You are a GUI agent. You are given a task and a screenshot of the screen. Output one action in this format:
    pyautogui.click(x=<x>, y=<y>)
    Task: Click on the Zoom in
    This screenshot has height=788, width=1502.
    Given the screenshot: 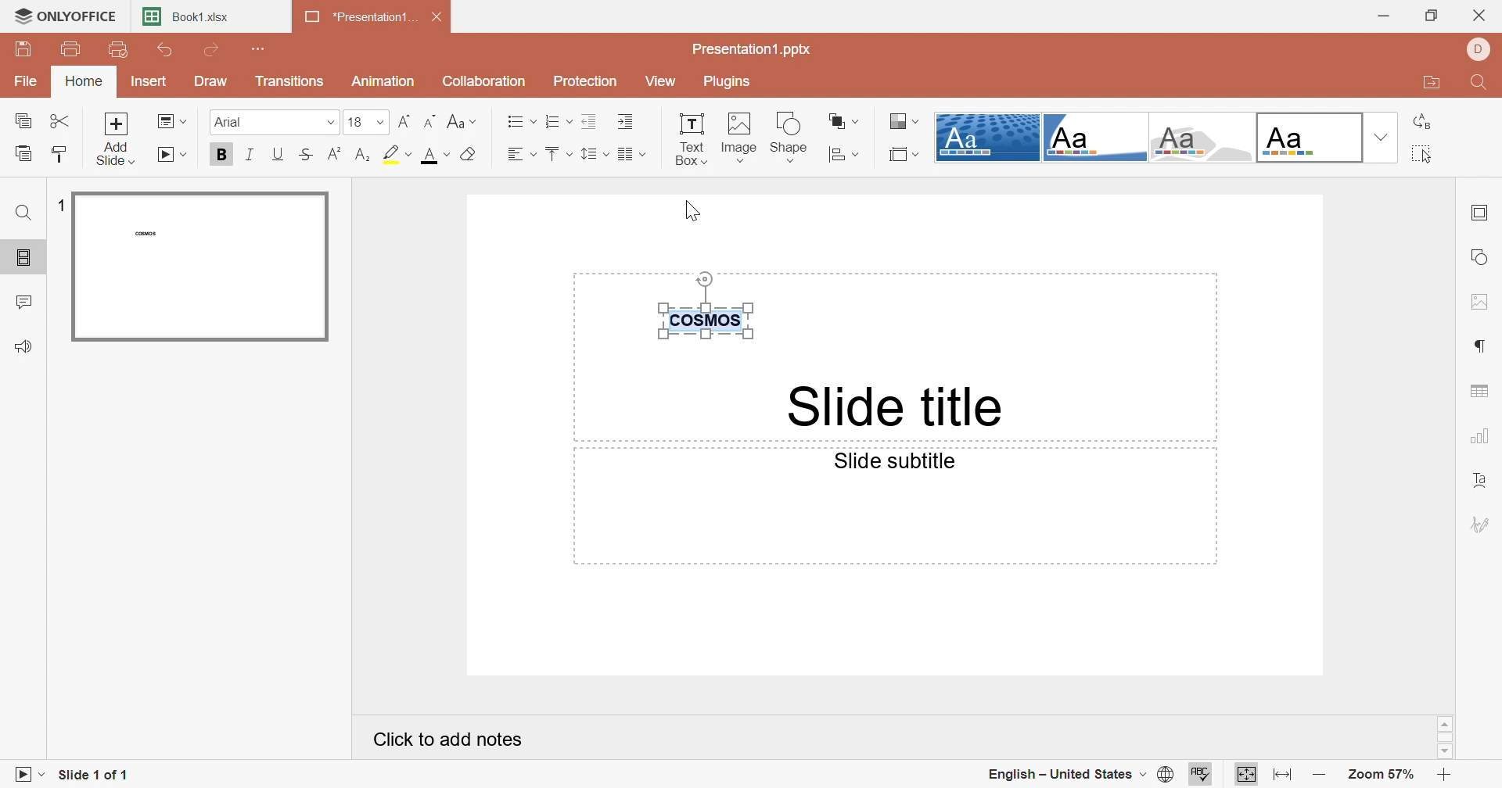 What is the action you would take?
    pyautogui.click(x=1448, y=773)
    